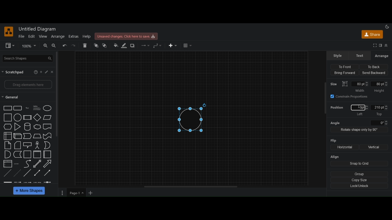  I want to click on arrow, so click(28, 136).